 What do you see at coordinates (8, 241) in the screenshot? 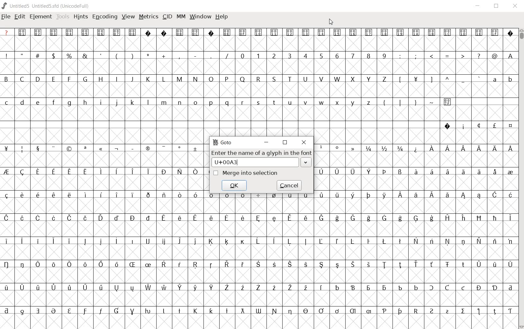
I see `Symbol` at bounding box center [8, 241].